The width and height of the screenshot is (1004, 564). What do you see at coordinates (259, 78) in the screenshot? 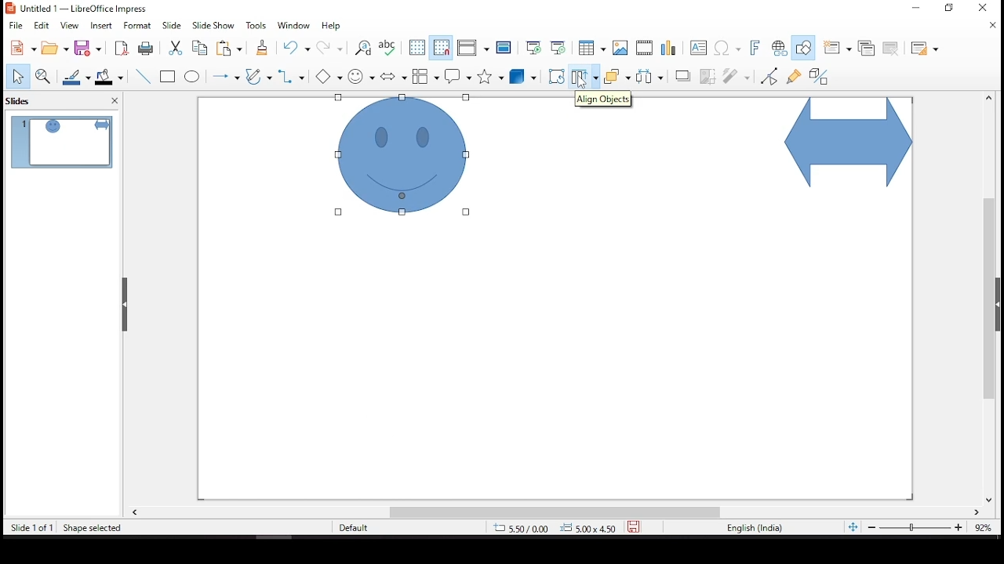
I see `curves and polygons` at bounding box center [259, 78].